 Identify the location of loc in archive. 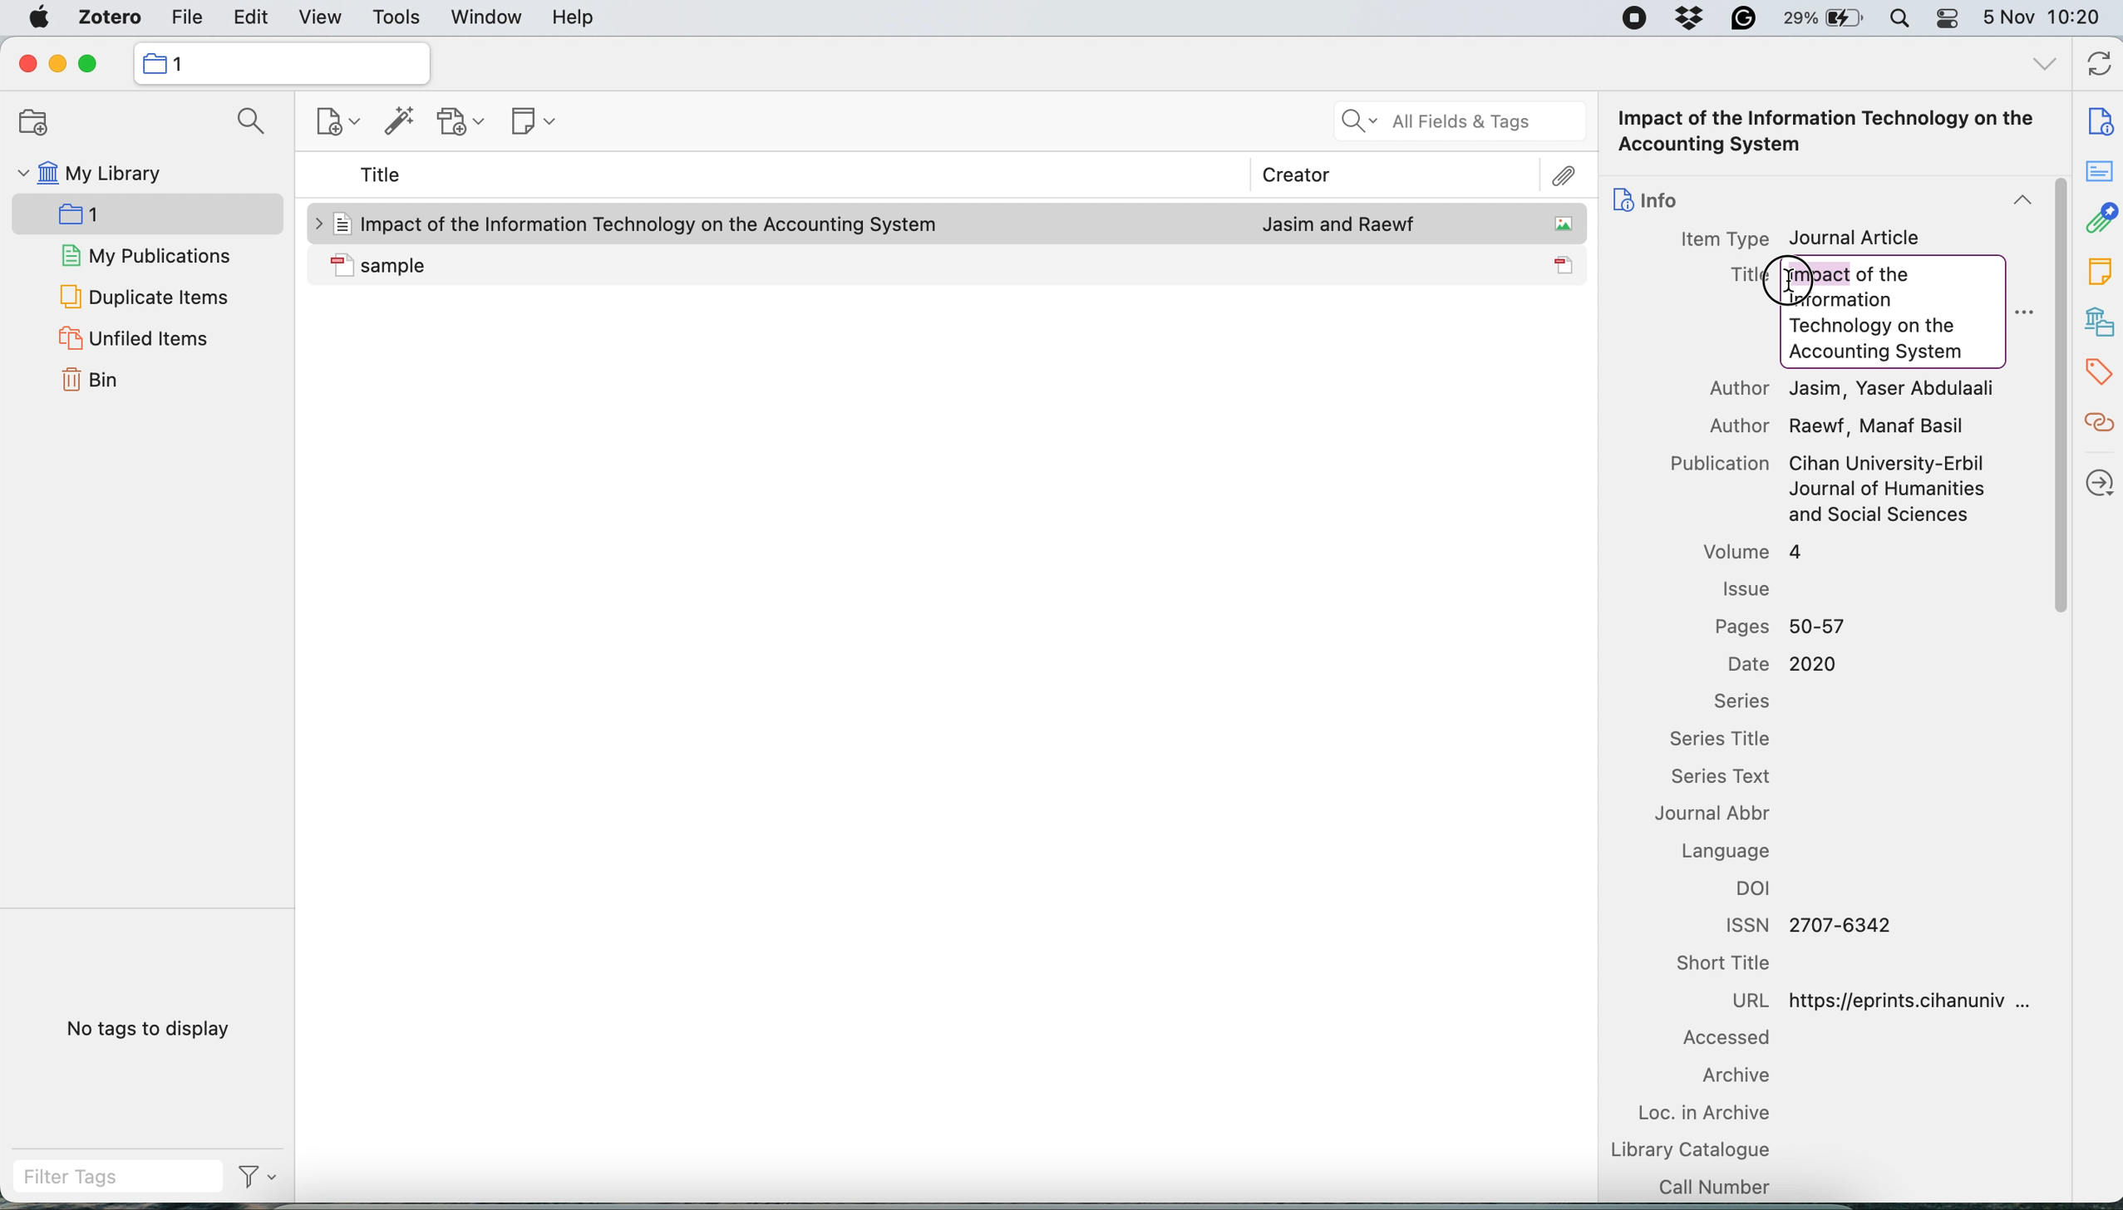
(1713, 1111).